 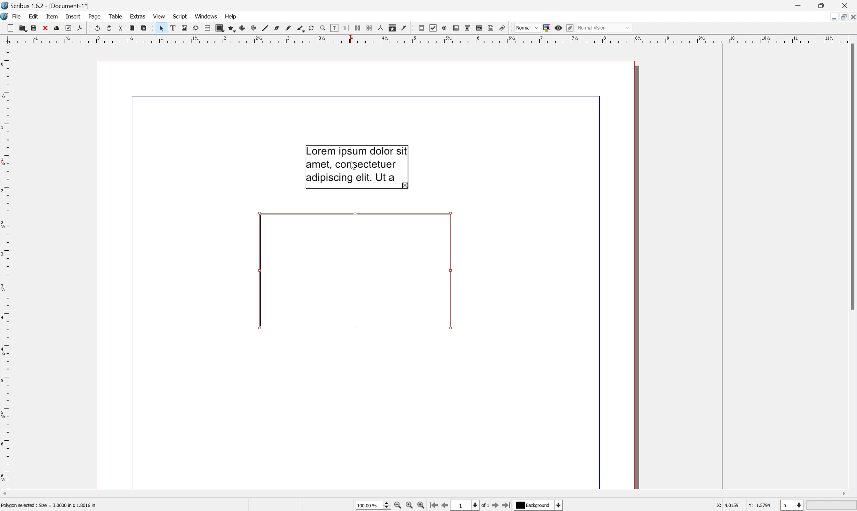 What do you see at coordinates (821, 4) in the screenshot?
I see `Restore Down` at bounding box center [821, 4].